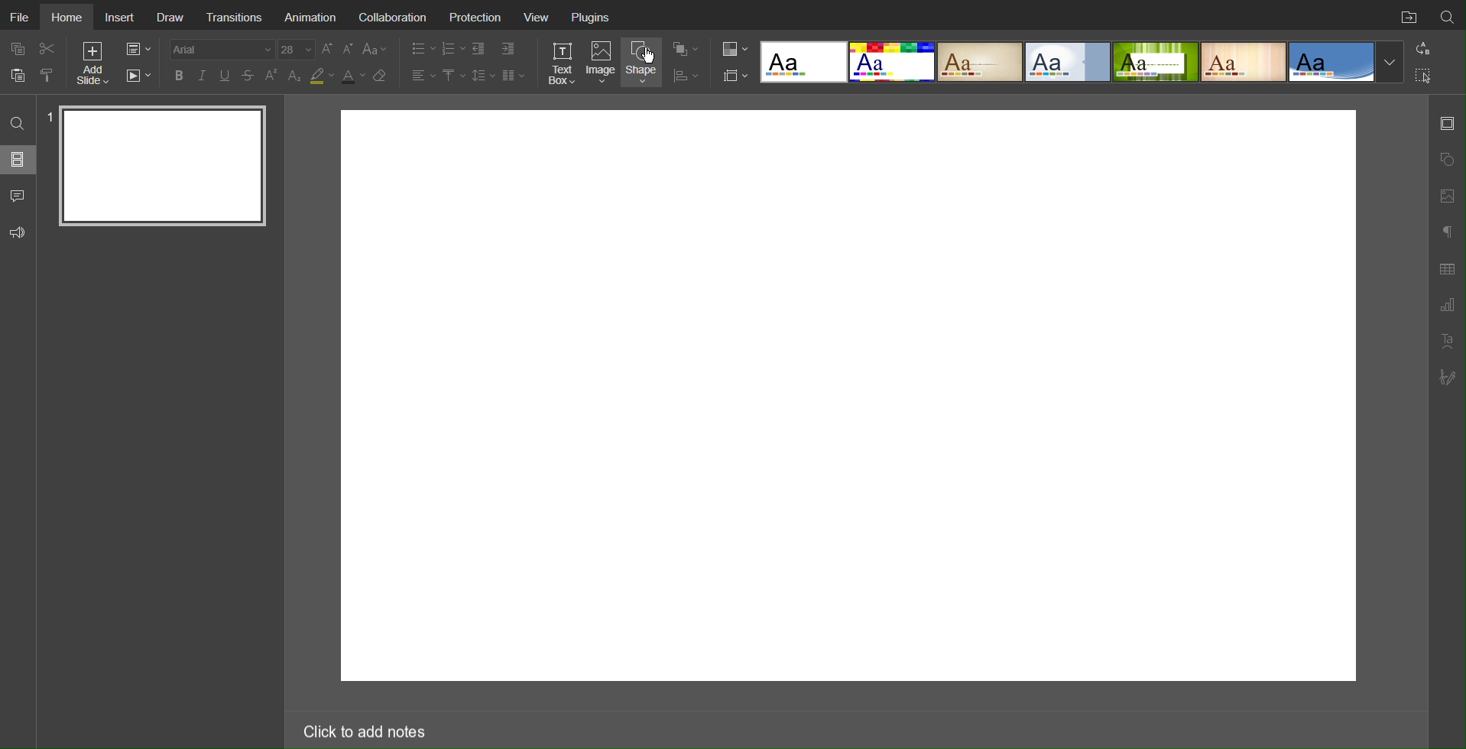 The image size is (1466, 749). I want to click on Add Slide, so click(92, 66).